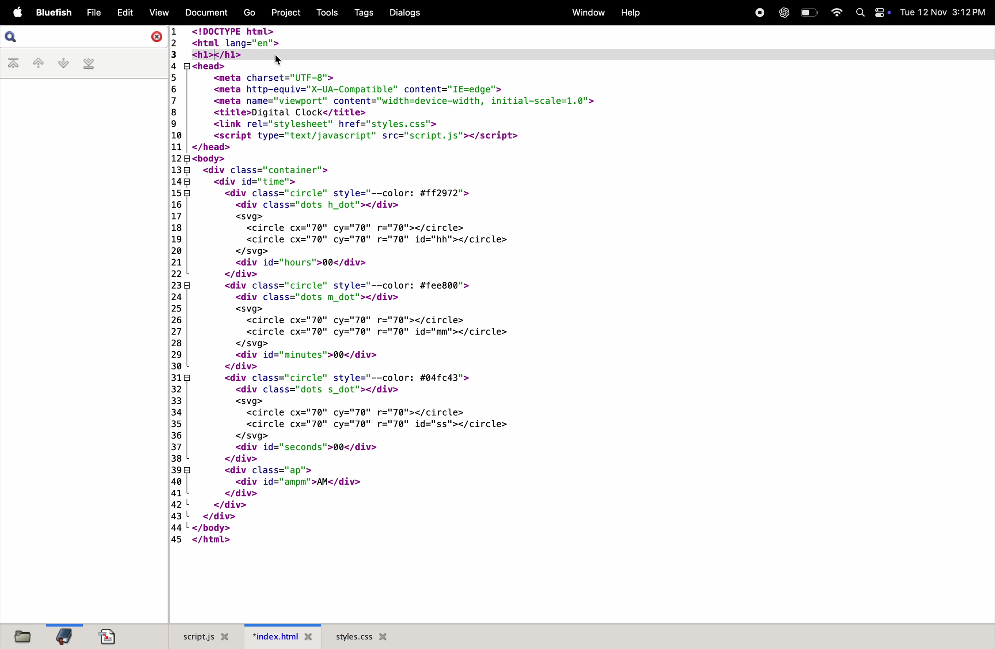 The width and height of the screenshot is (995, 649). Describe the element at coordinates (64, 636) in the screenshot. I see `bookmark` at that location.